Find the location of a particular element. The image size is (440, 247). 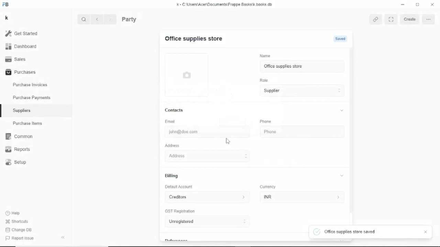

Common is located at coordinates (19, 137).